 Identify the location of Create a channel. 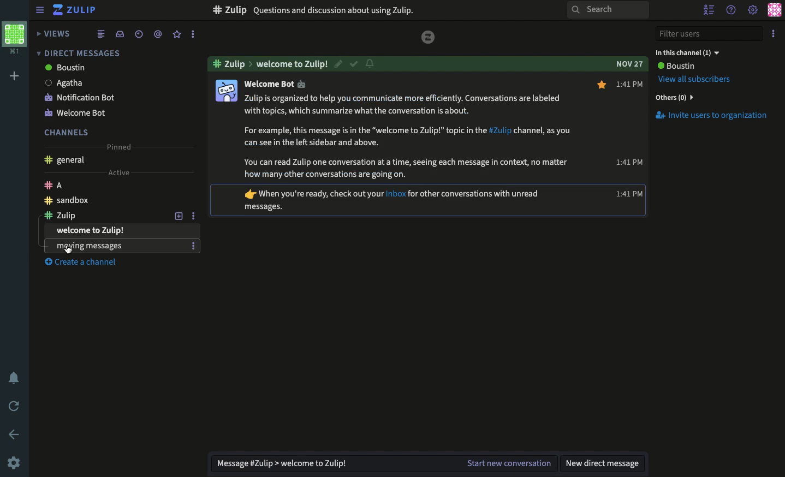
(86, 263).